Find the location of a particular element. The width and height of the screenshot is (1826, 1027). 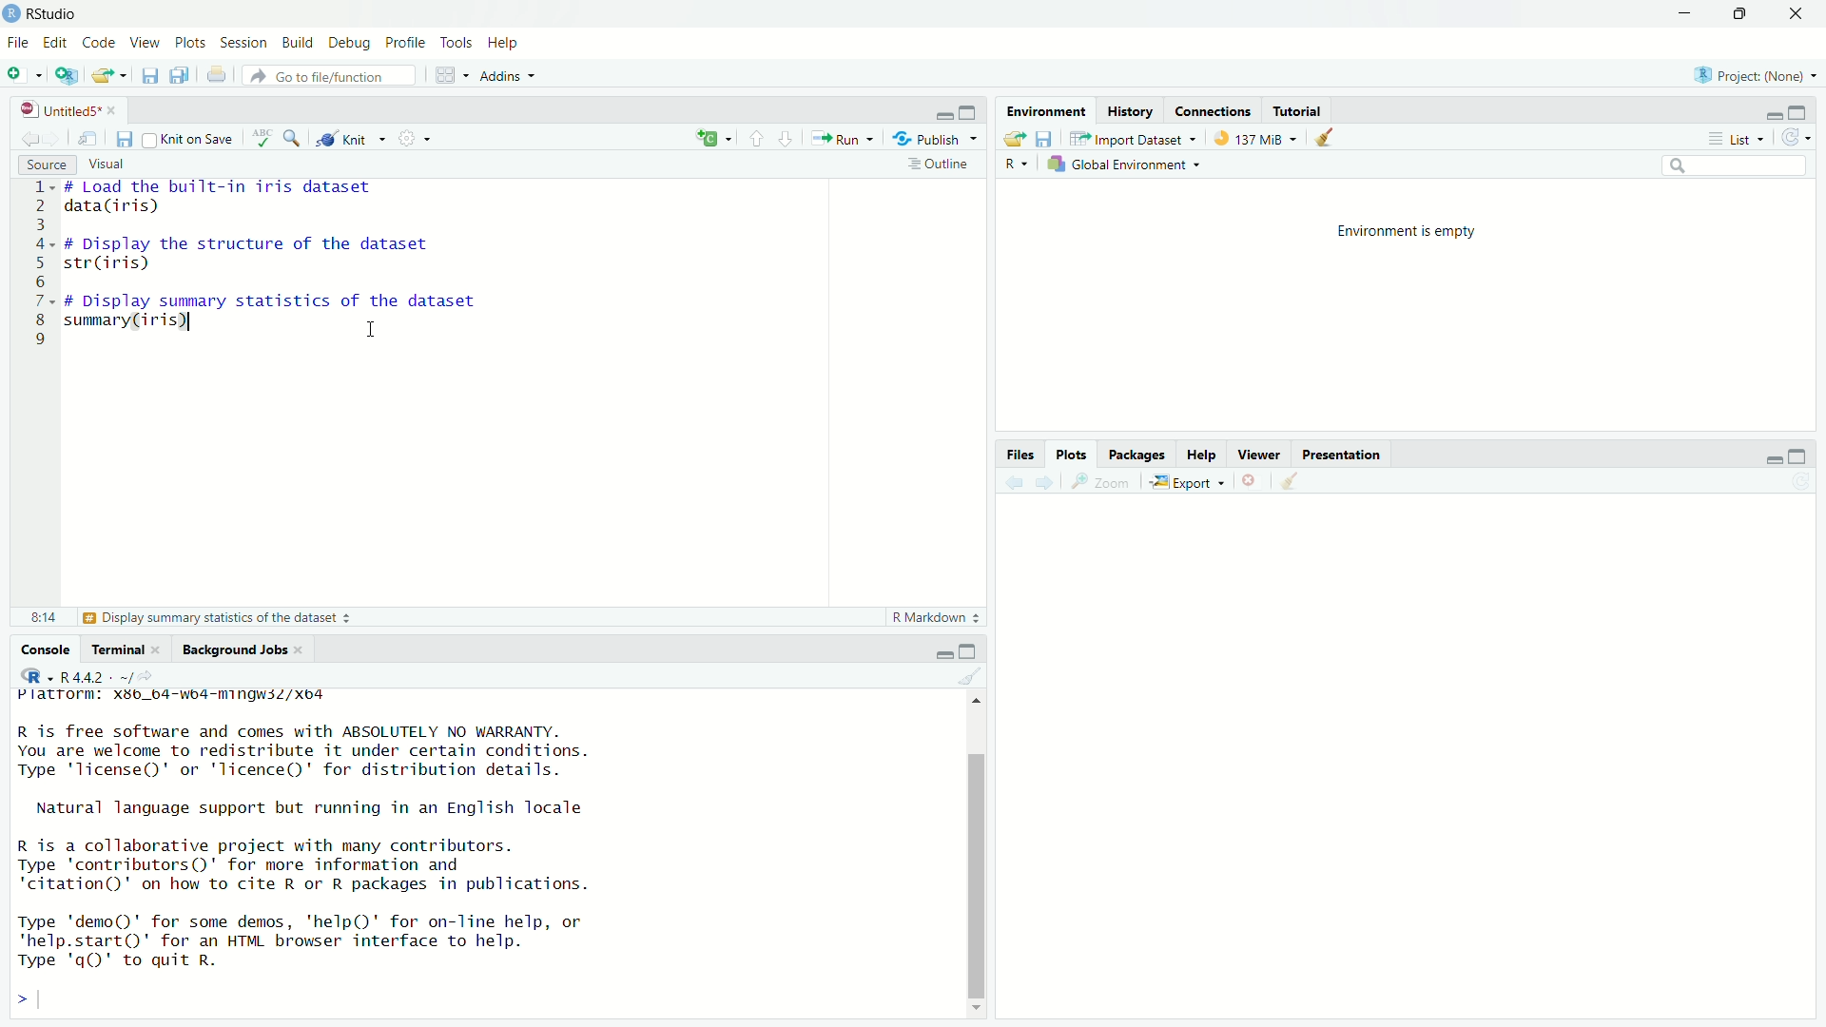

Find/Replace is located at coordinates (294, 138).